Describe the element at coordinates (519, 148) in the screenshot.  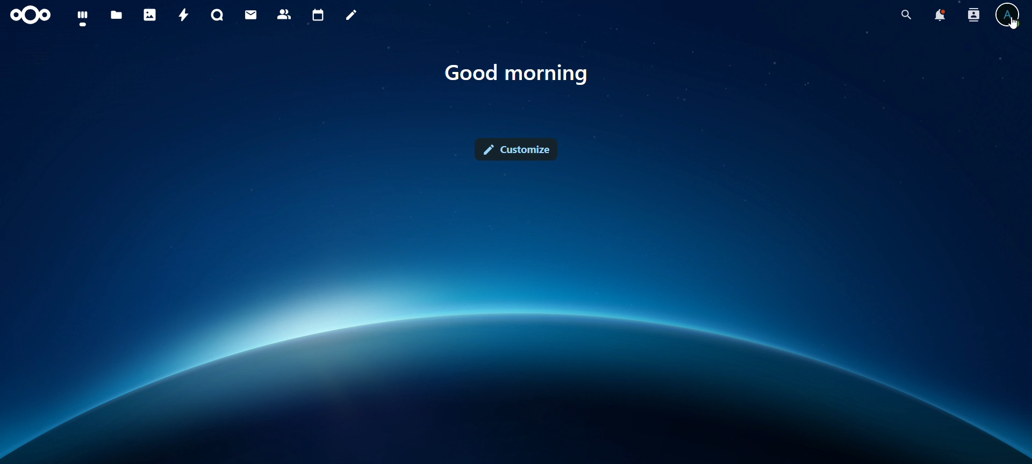
I see `customize` at that location.